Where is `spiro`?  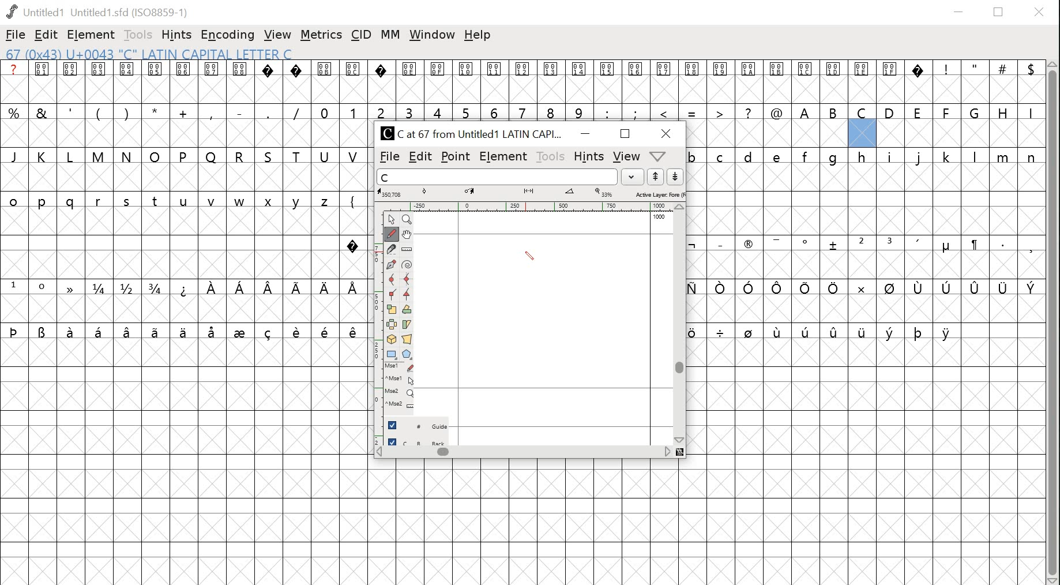
spiro is located at coordinates (408, 265).